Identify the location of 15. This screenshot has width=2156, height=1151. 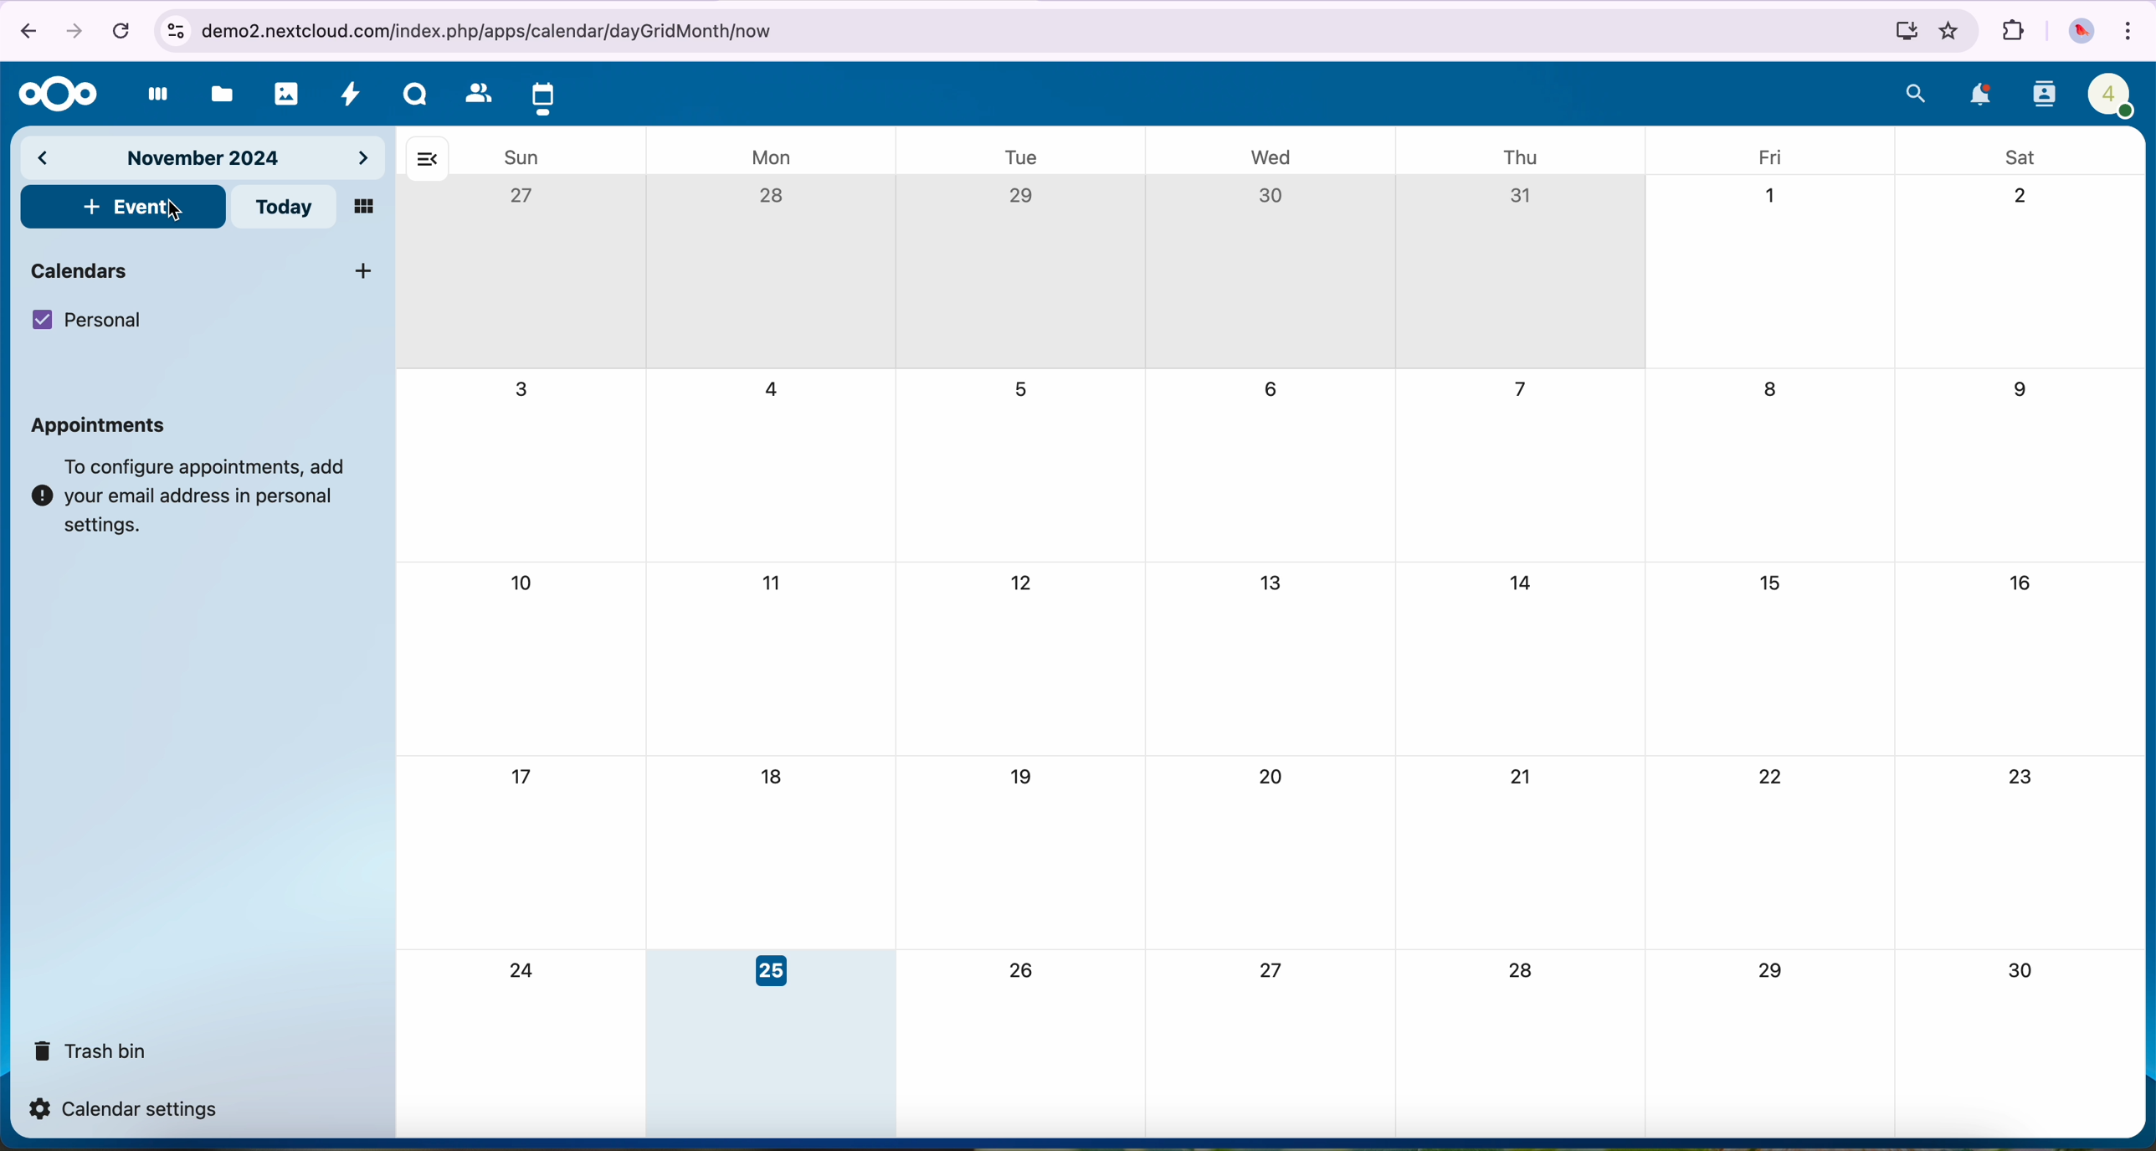
(1774, 586).